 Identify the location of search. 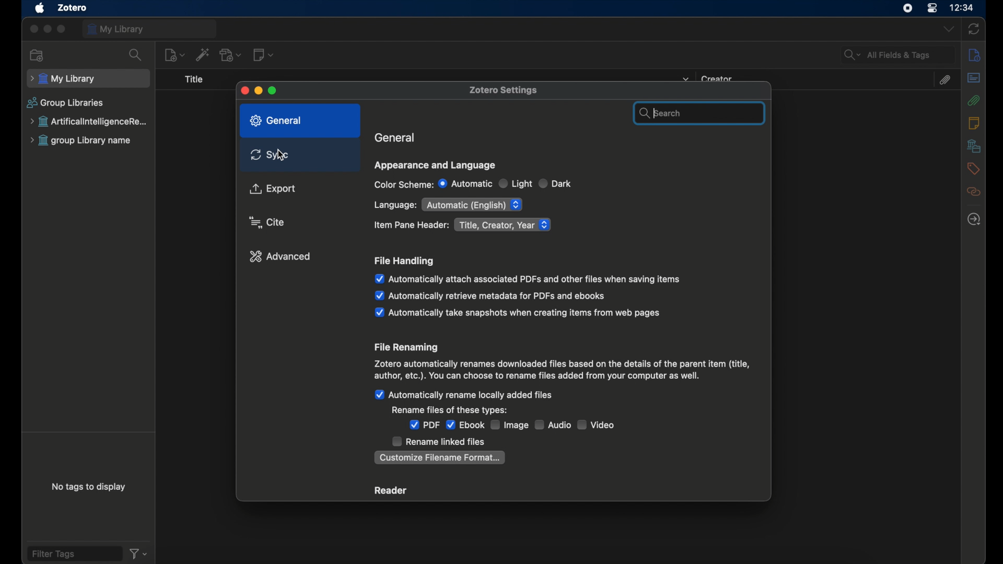
(136, 55).